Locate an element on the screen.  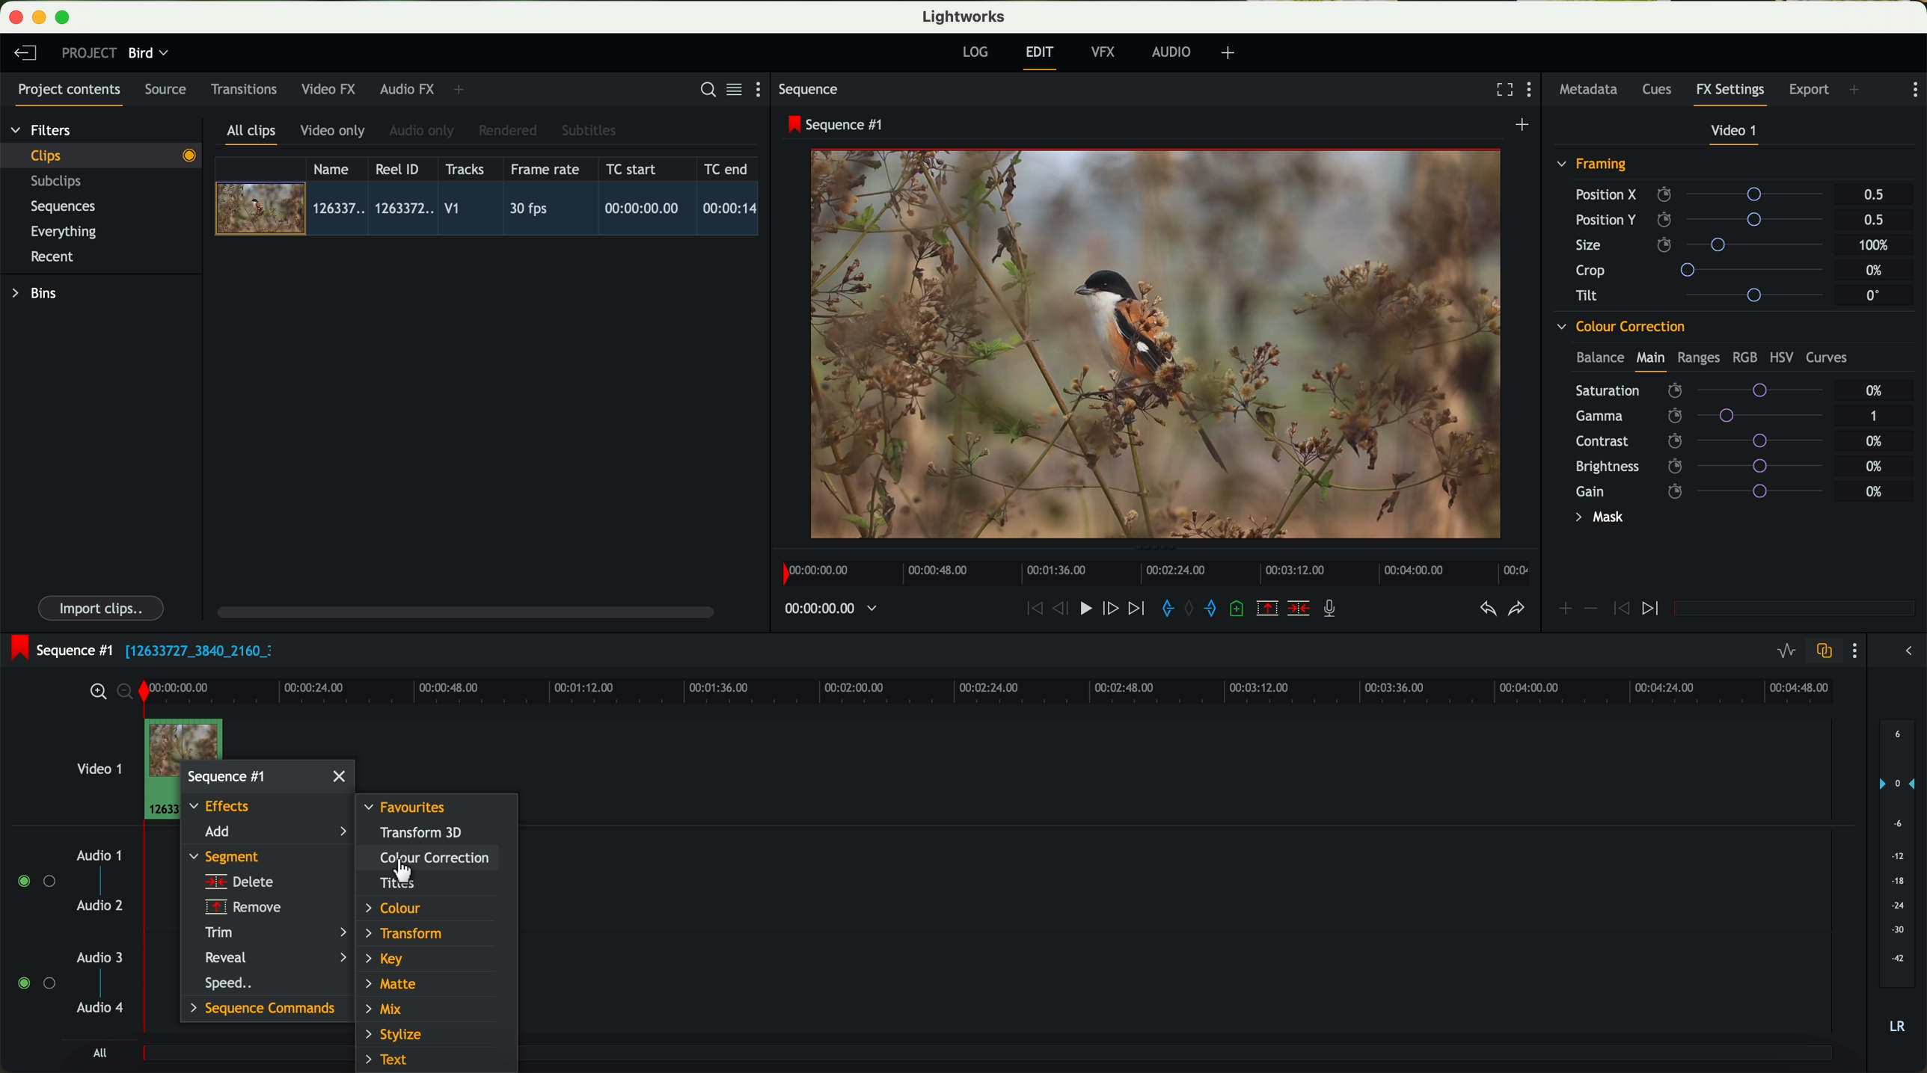
fx settings is located at coordinates (1730, 94).